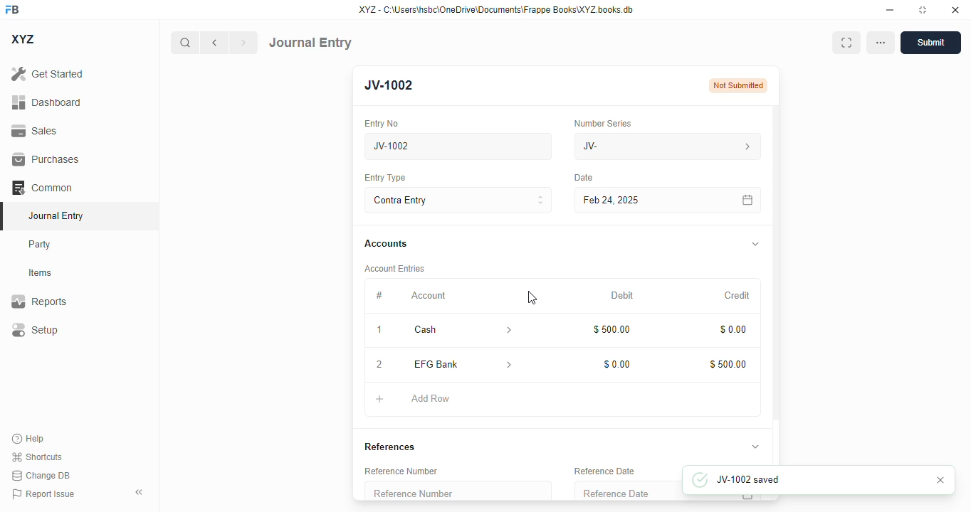  What do you see at coordinates (618, 364) in the screenshot?
I see `$0.00` at bounding box center [618, 364].